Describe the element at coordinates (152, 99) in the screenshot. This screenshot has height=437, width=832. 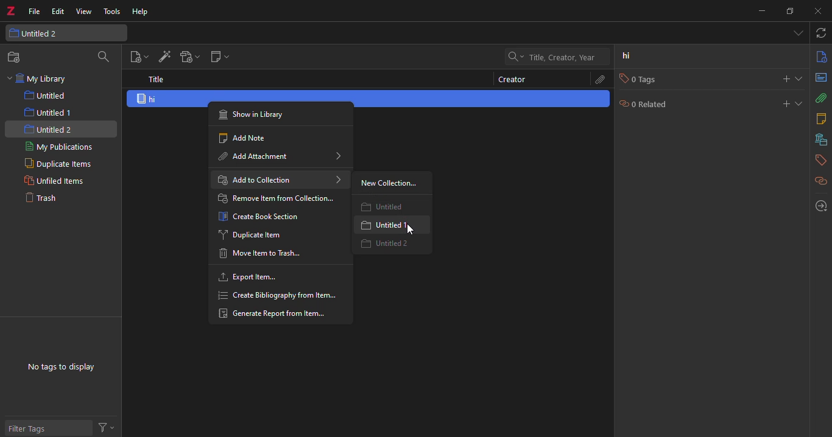
I see `hi` at that location.